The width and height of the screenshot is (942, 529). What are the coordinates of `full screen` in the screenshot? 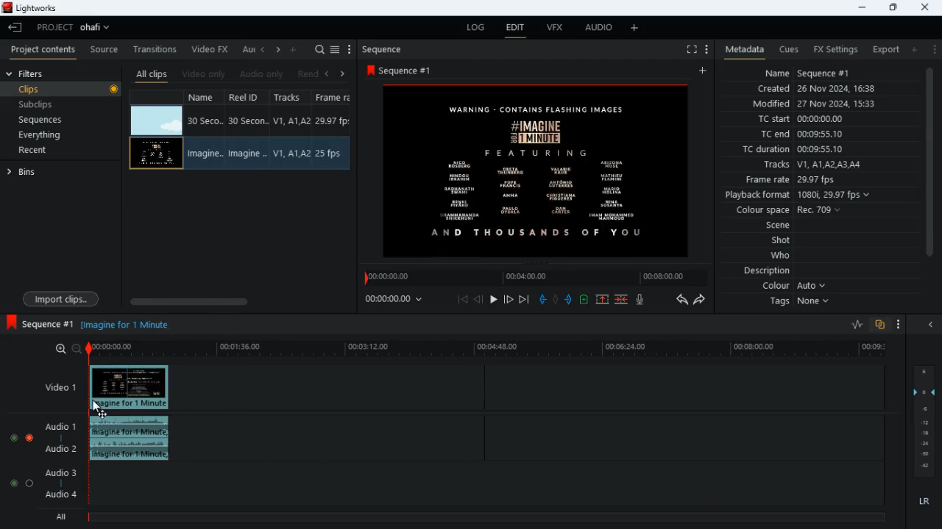 It's located at (686, 50).